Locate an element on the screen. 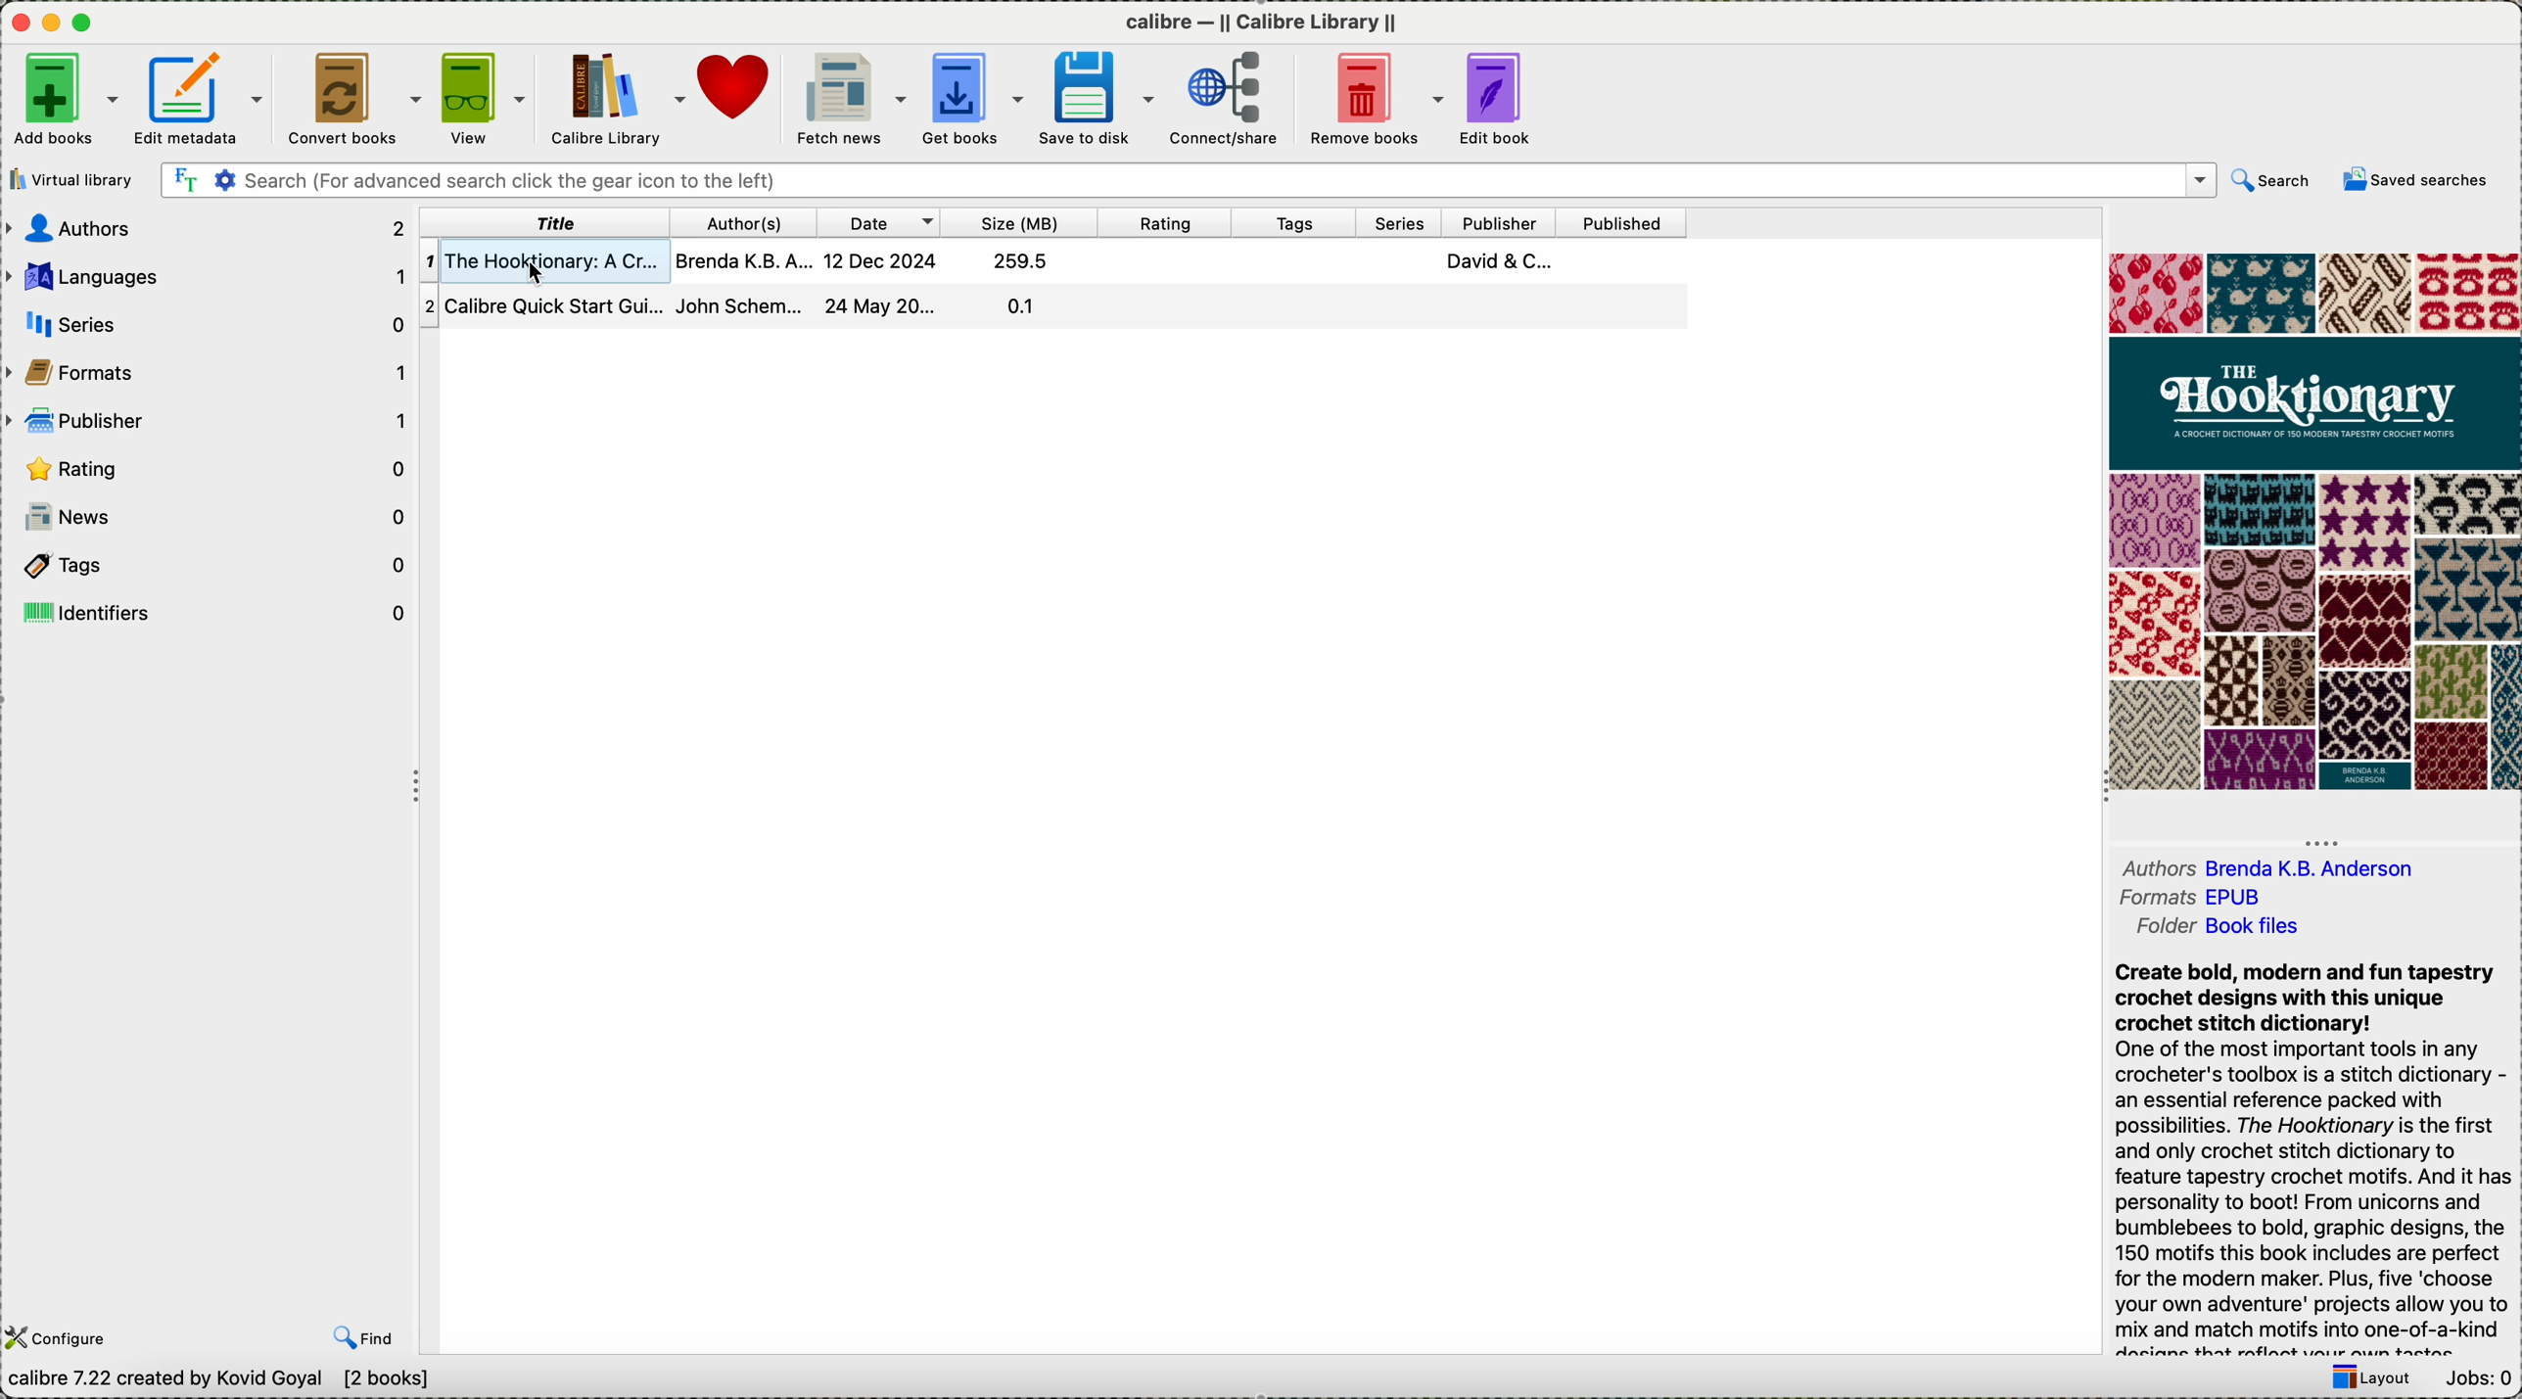  rating is located at coordinates (1161, 224).